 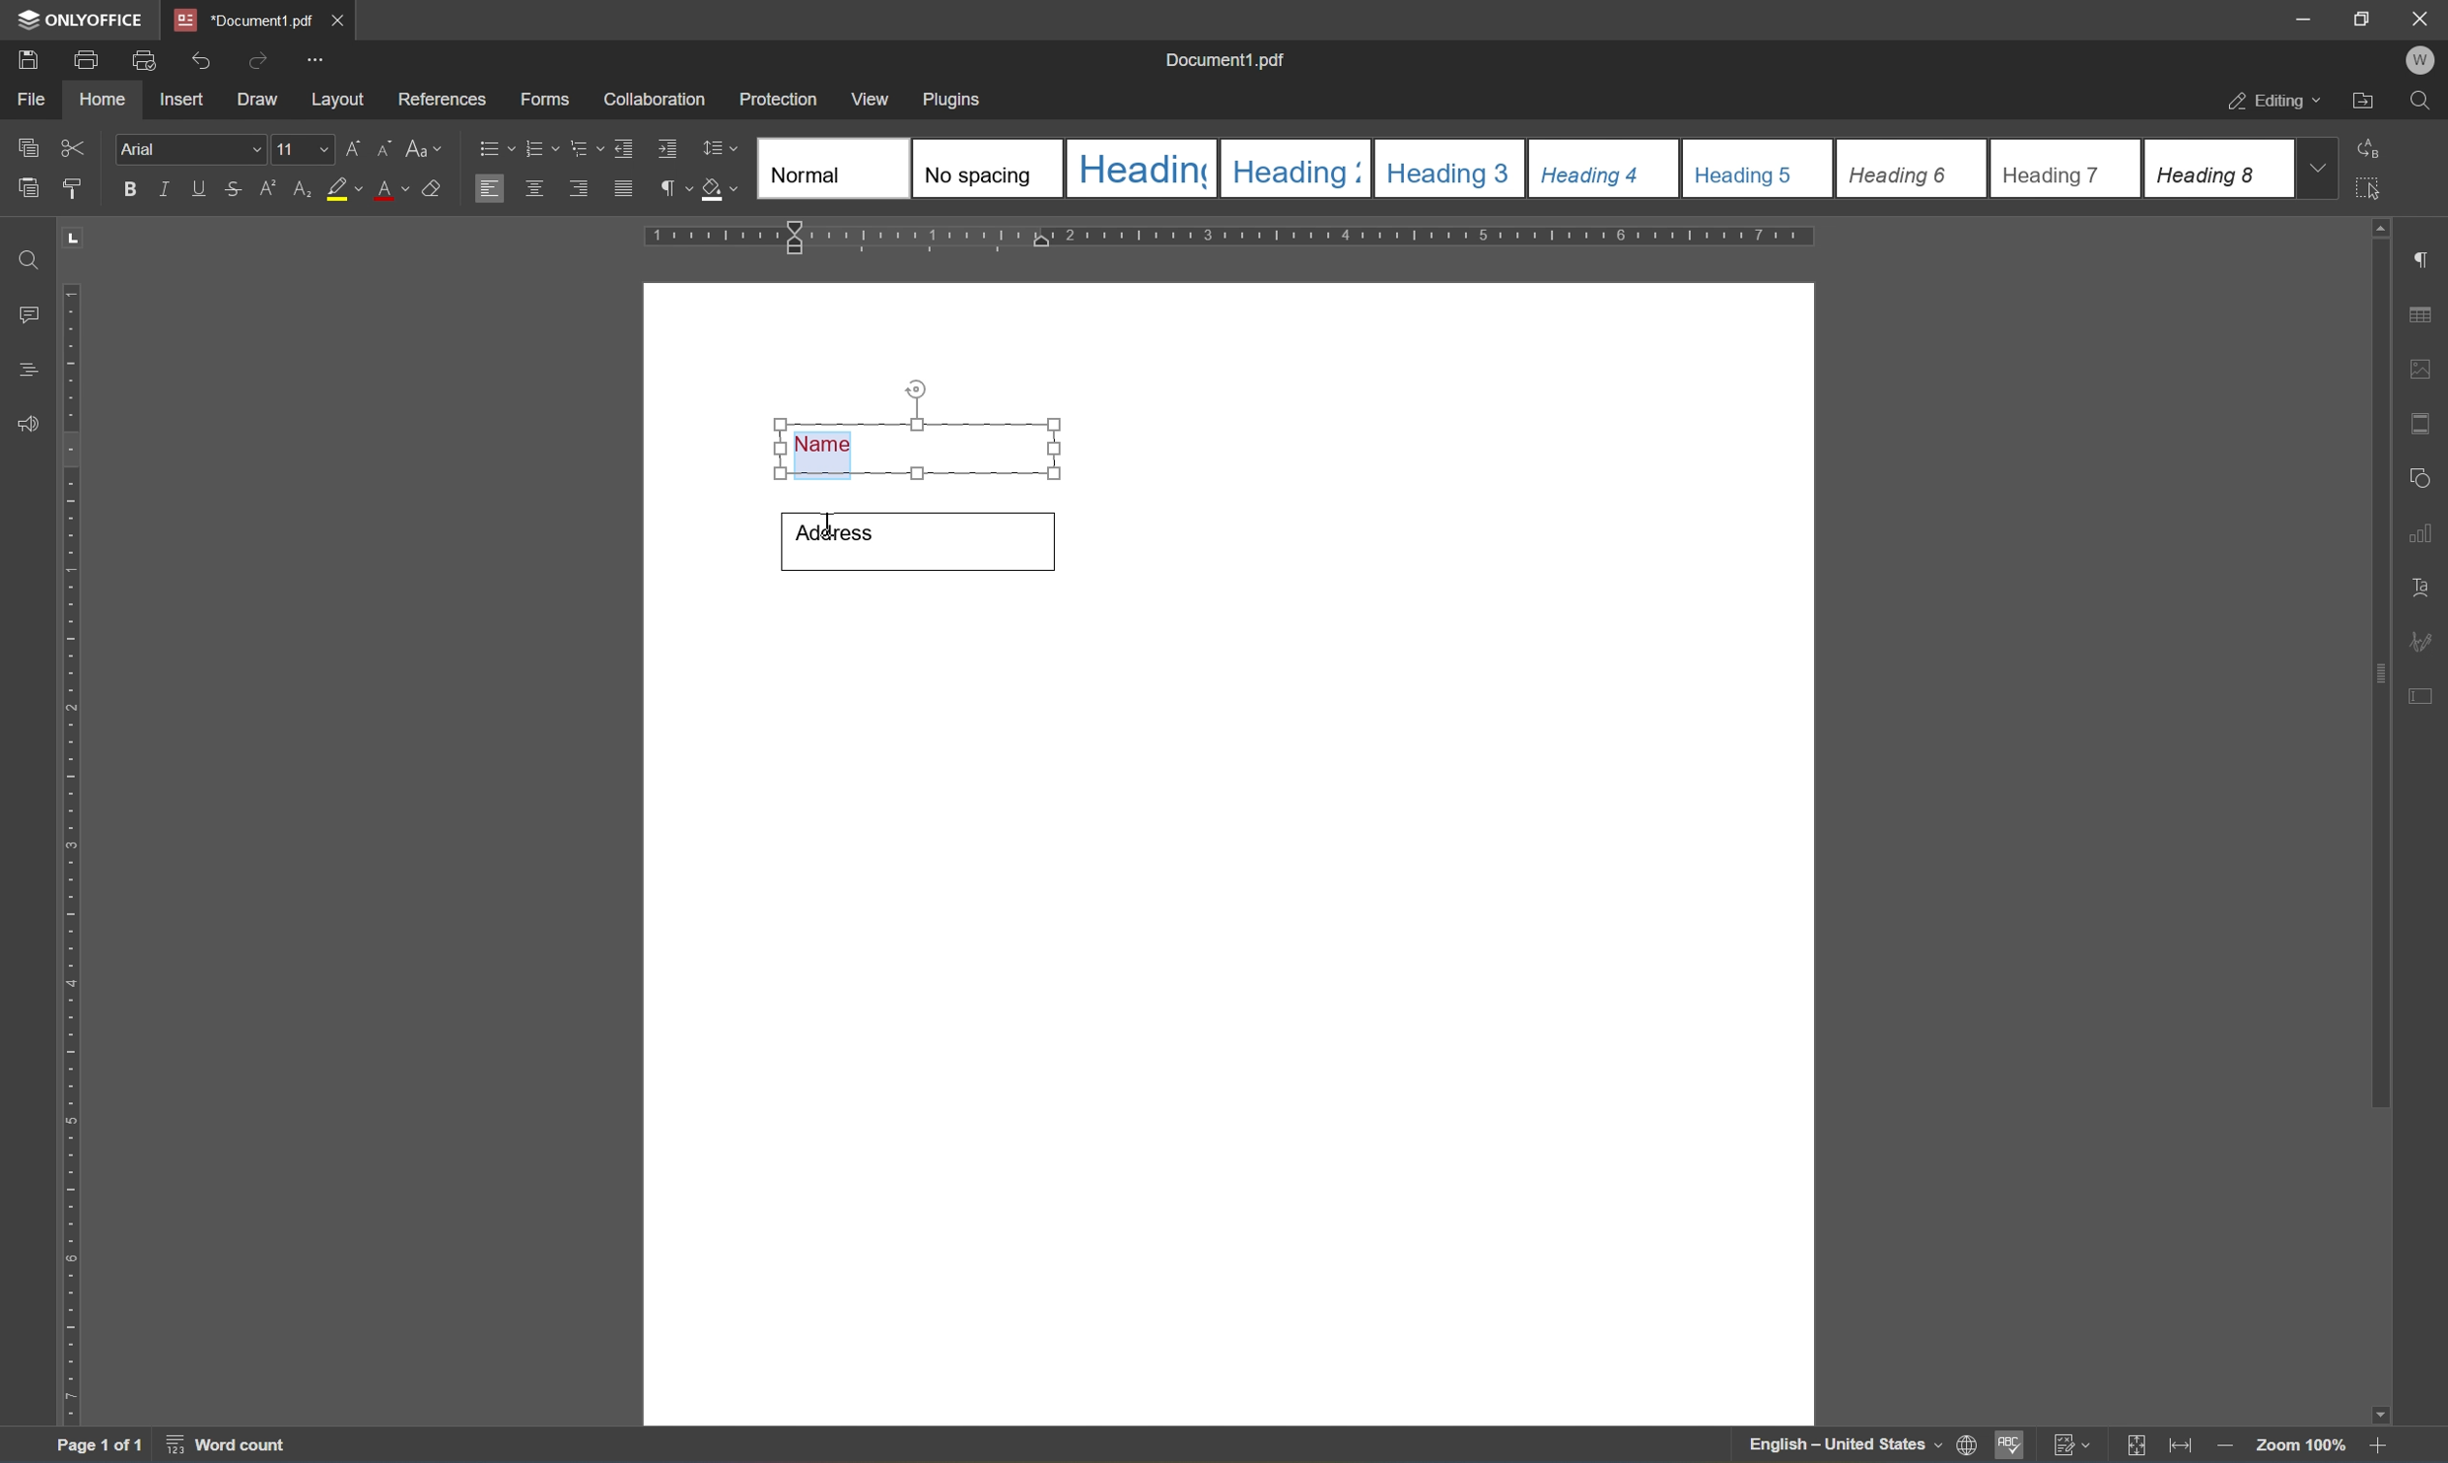 What do you see at coordinates (260, 101) in the screenshot?
I see `draw` at bounding box center [260, 101].